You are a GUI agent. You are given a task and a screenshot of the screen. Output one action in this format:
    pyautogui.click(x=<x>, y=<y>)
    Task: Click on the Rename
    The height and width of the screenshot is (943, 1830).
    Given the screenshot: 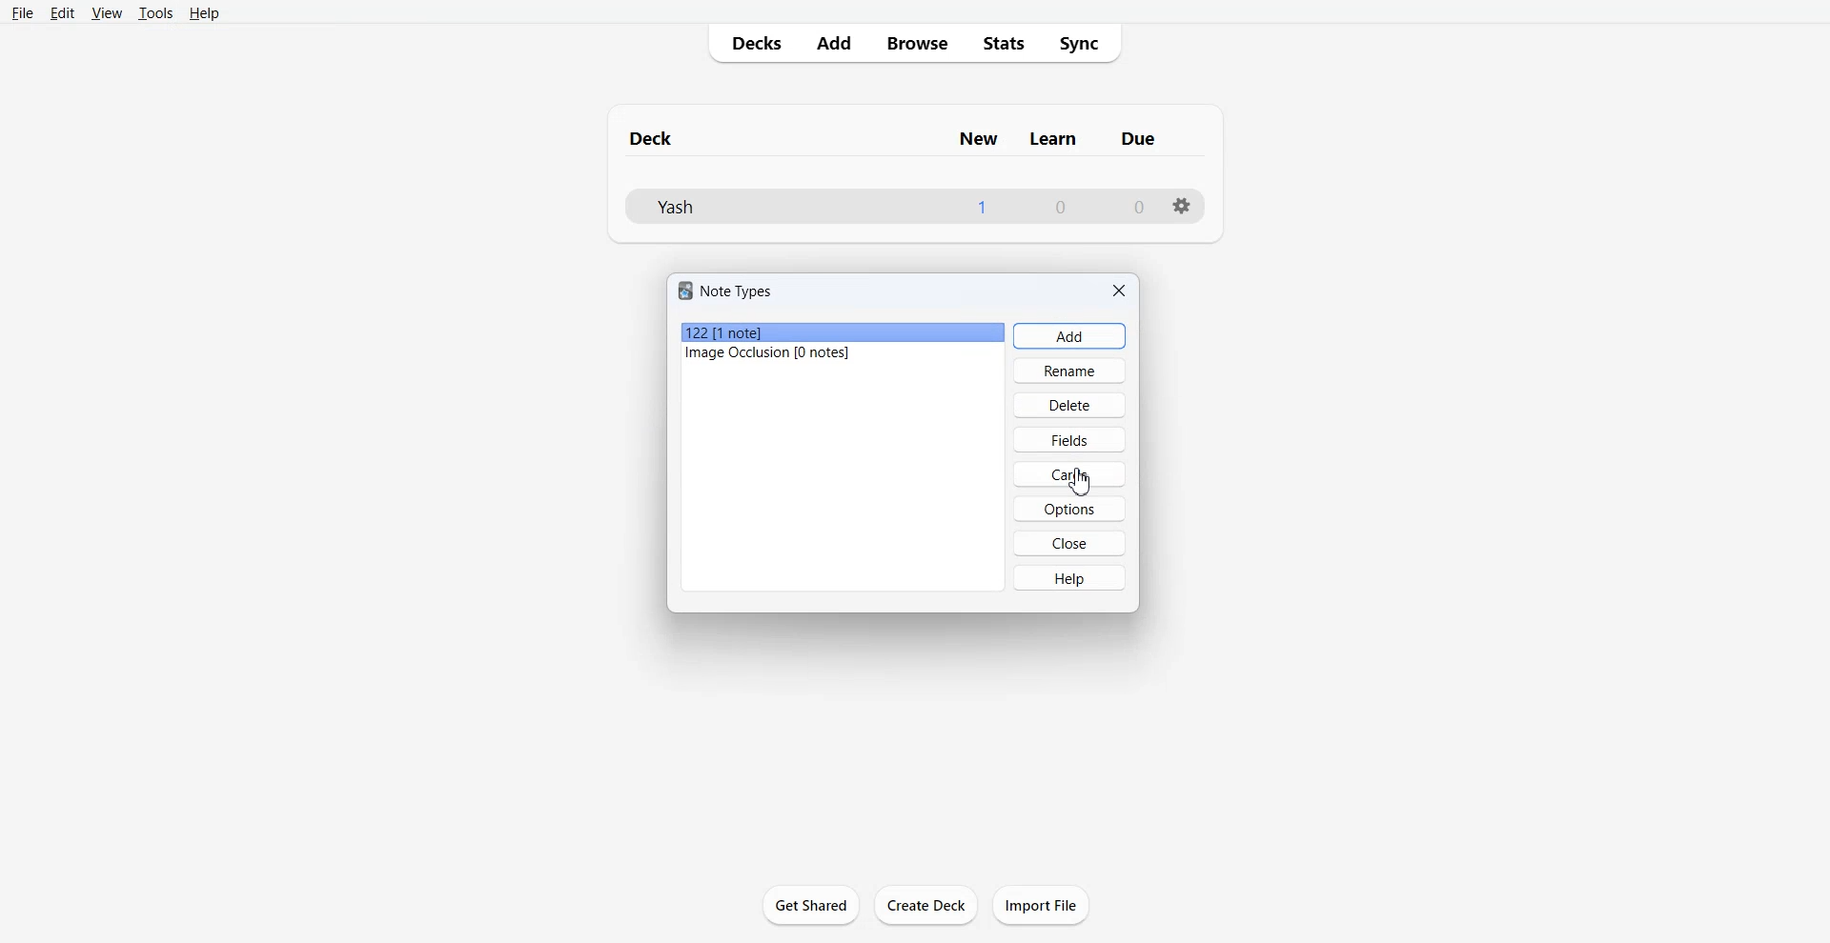 What is the action you would take?
    pyautogui.click(x=1070, y=370)
    